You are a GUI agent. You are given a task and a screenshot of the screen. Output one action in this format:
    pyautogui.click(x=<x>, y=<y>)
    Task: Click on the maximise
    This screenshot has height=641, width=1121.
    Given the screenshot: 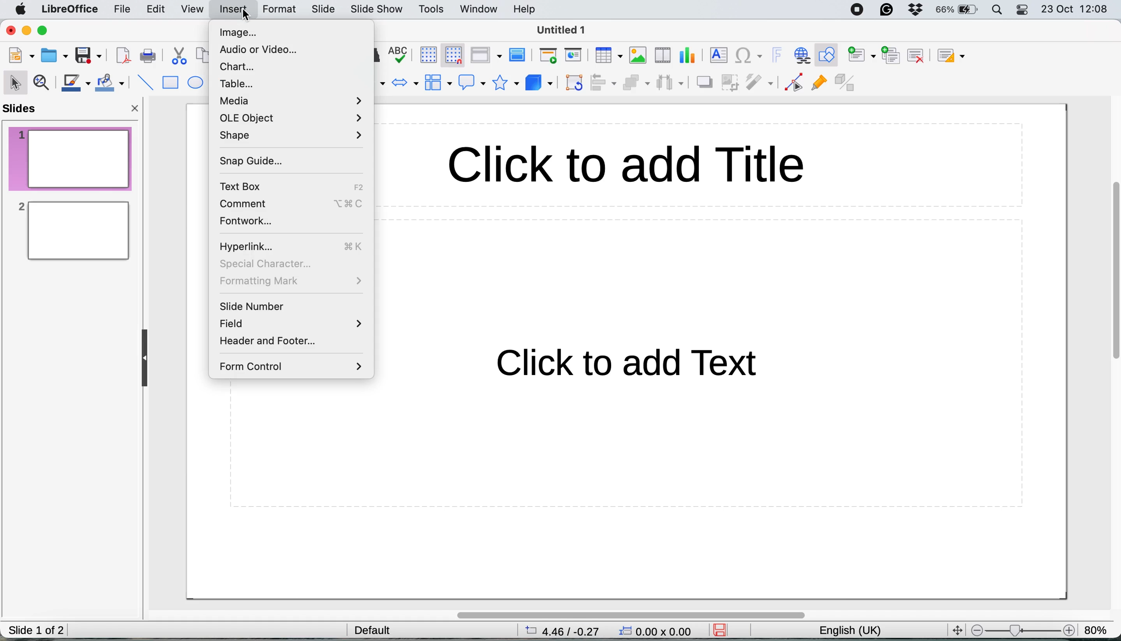 What is the action you would take?
    pyautogui.click(x=47, y=31)
    